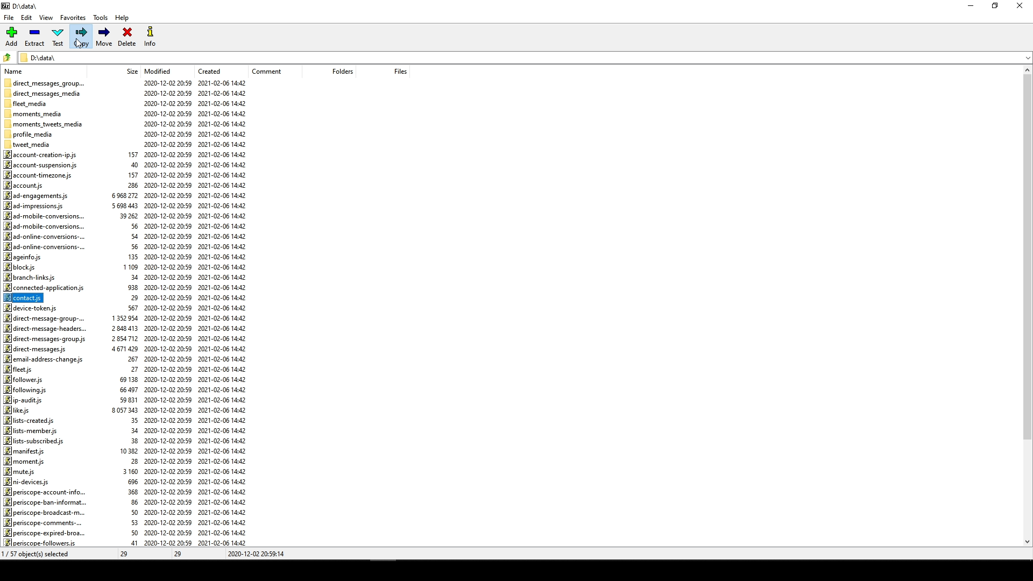 The image size is (1033, 581). Describe the element at coordinates (29, 481) in the screenshot. I see `ni-devices.js` at that location.